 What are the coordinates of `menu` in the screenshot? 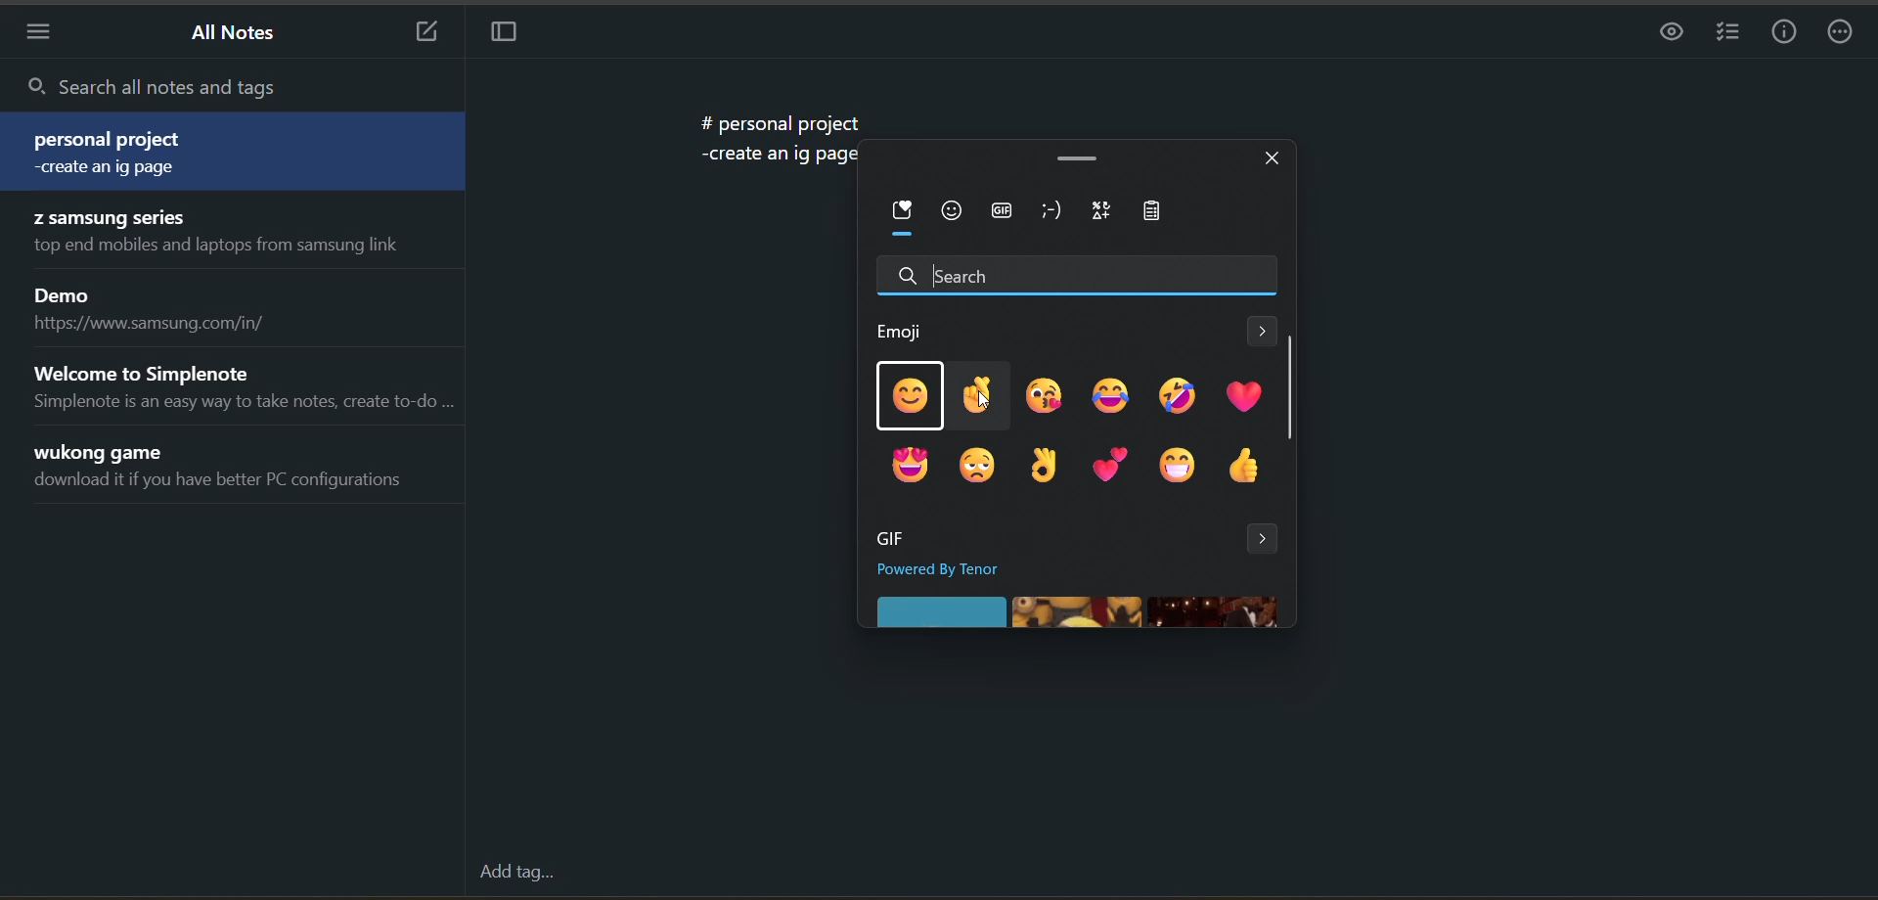 It's located at (35, 34).